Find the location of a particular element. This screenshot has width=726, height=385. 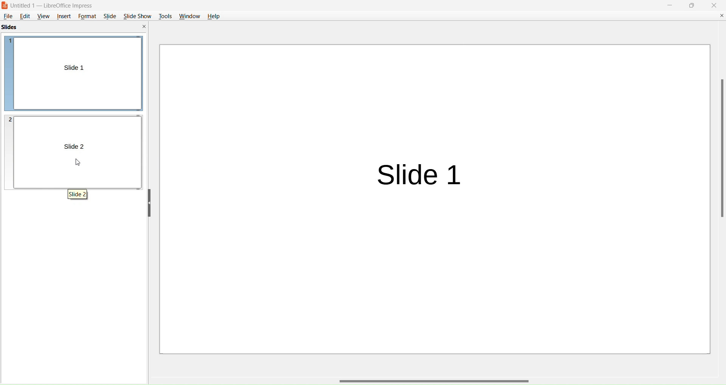

slide 1 is located at coordinates (80, 68).